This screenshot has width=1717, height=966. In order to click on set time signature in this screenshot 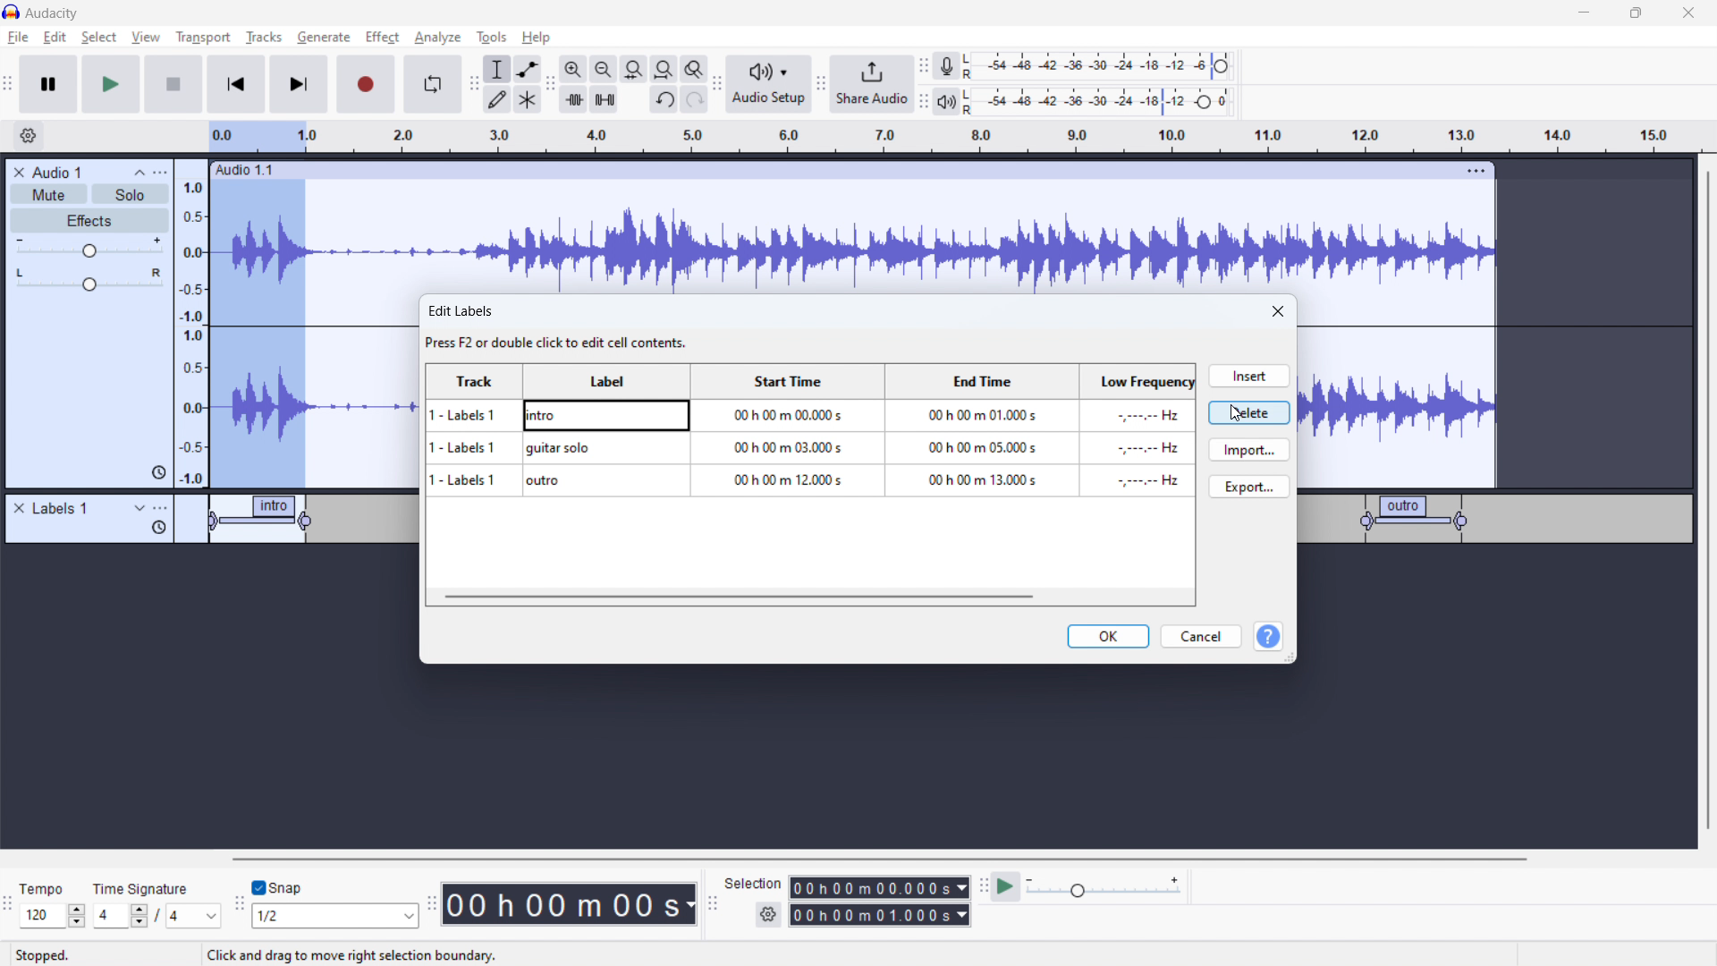, I will do `click(158, 915)`.